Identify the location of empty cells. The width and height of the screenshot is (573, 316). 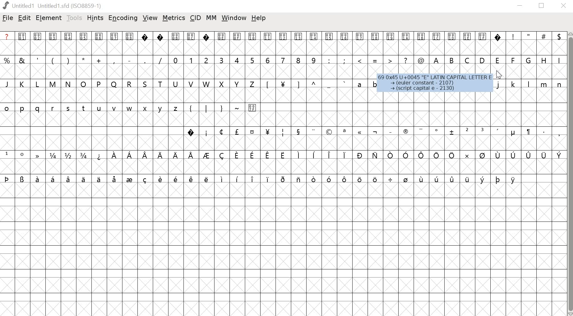
(413, 107).